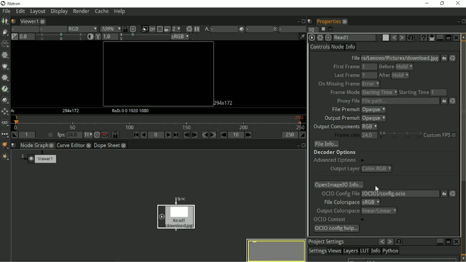  I want to click on Current frame, so click(156, 136).